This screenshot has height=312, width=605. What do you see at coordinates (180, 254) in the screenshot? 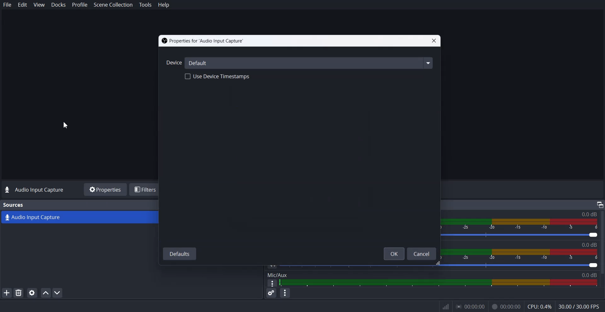
I see `Default` at bounding box center [180, 254].